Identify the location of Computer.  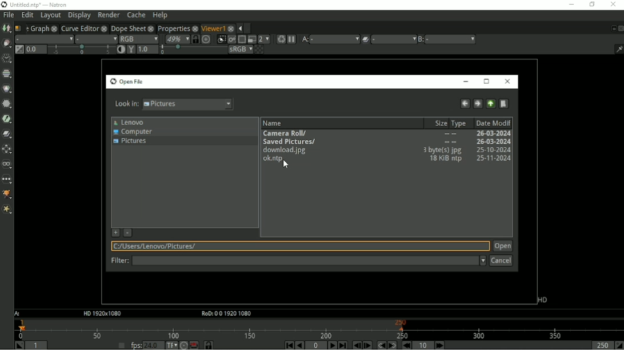
(133, 132).